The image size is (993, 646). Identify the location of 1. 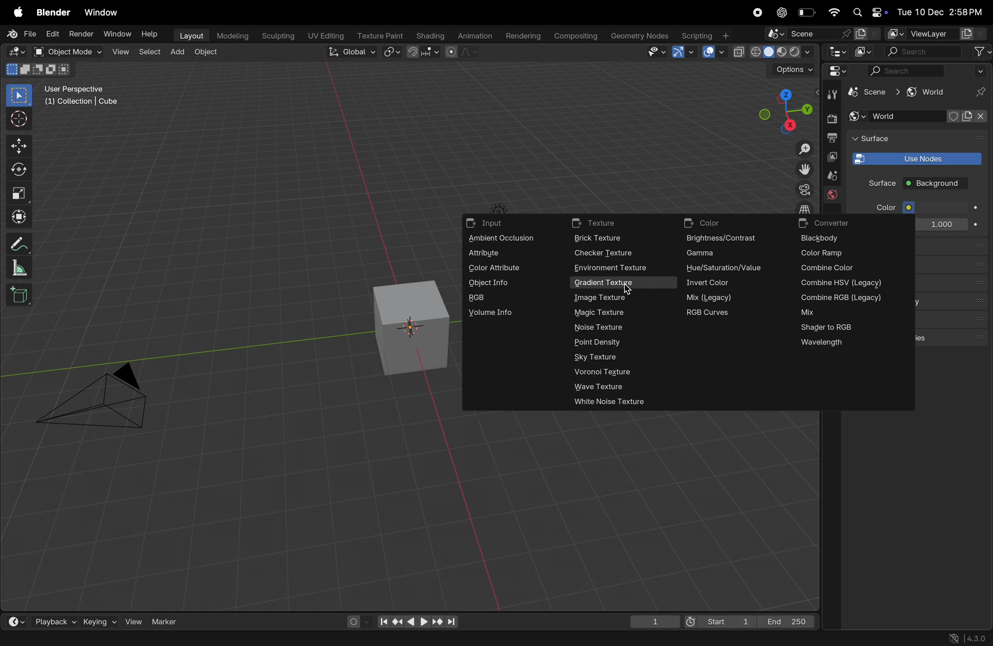
(650, 620).